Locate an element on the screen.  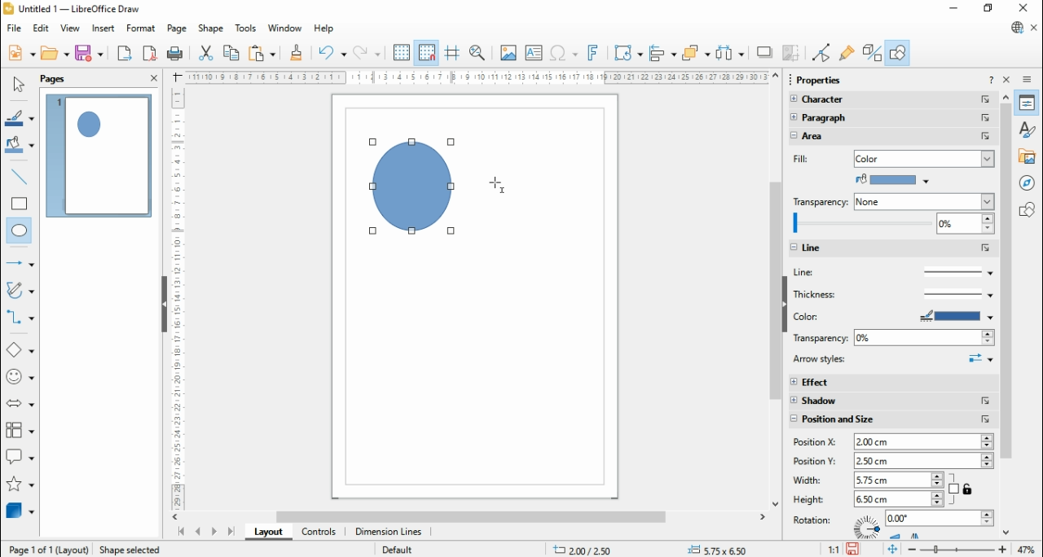
stars and banners  is located at coordinates (19, 485).